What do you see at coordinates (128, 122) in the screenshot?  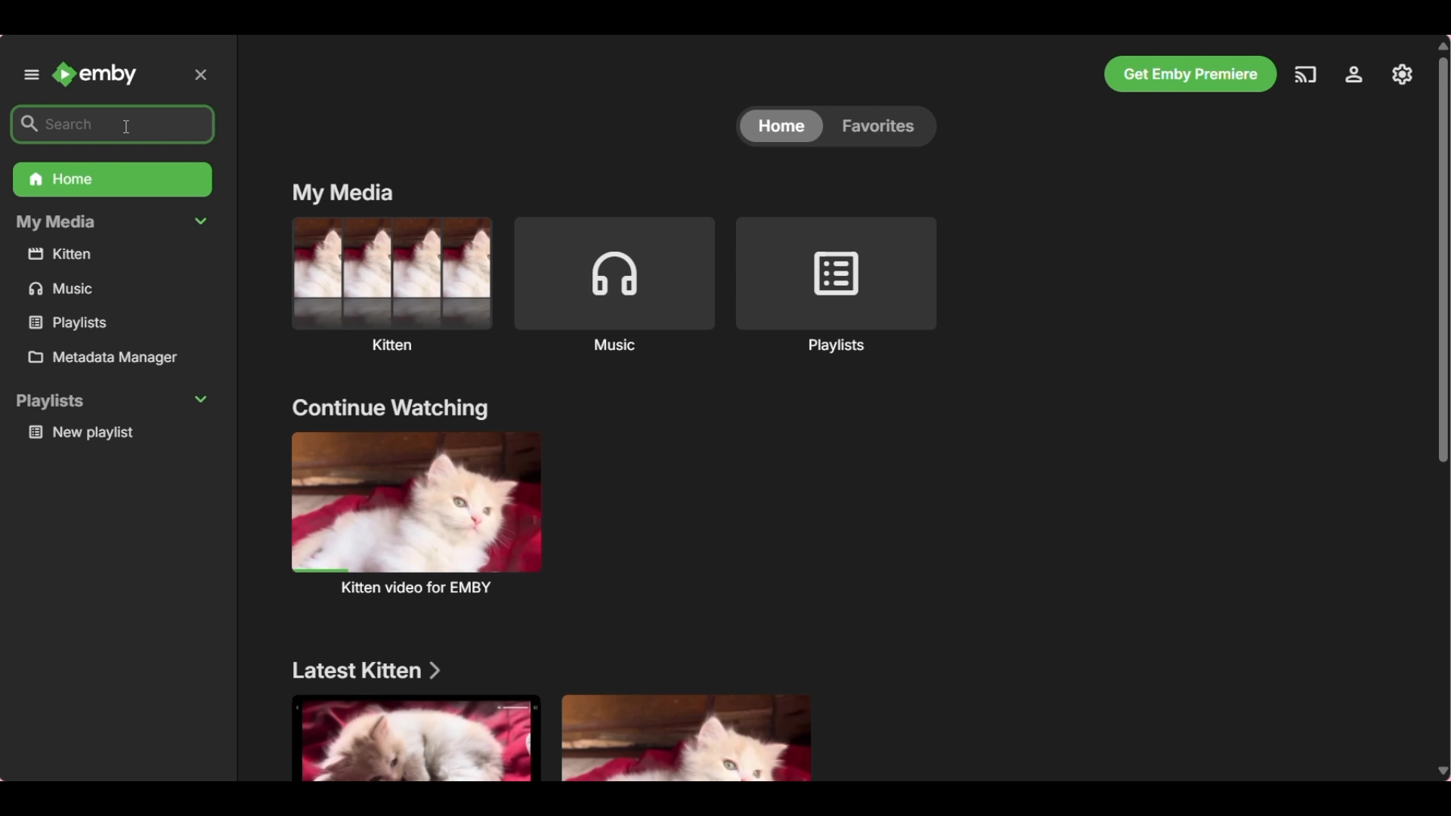 I see `cursor` at bounding box center [128, 122].